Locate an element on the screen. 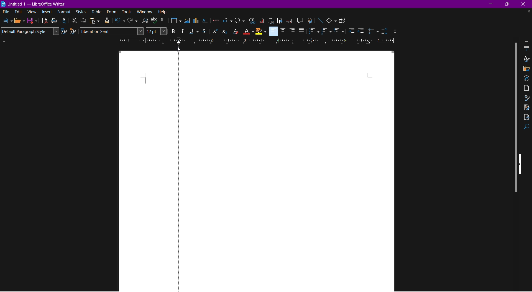  Indent pointer (1 inch indent) is located at coordinates (179, 42).